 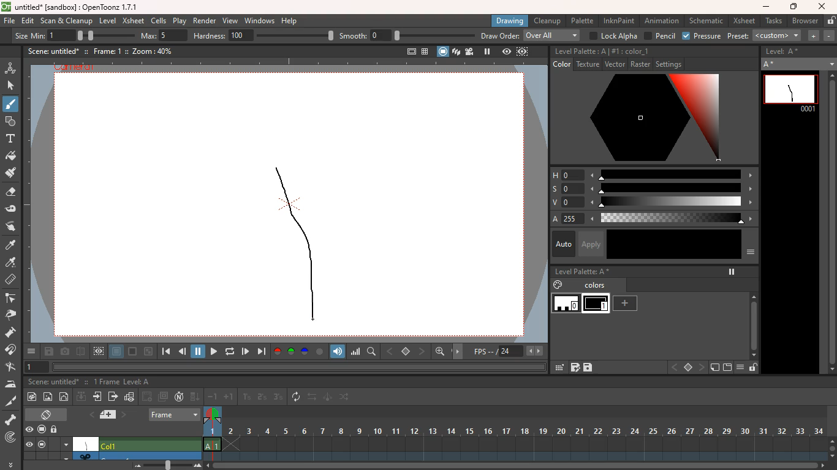 I want to click on windows, so click(x=259, y=21).